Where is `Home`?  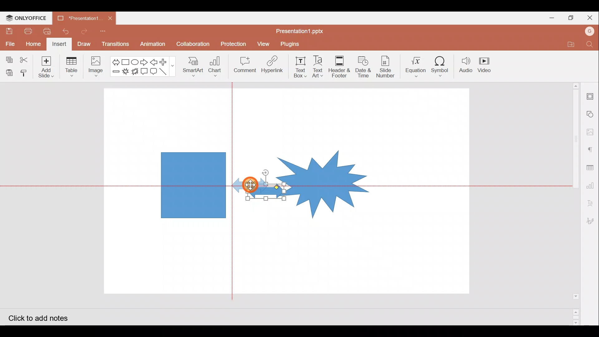 Home is located at coordinates (33, 45).